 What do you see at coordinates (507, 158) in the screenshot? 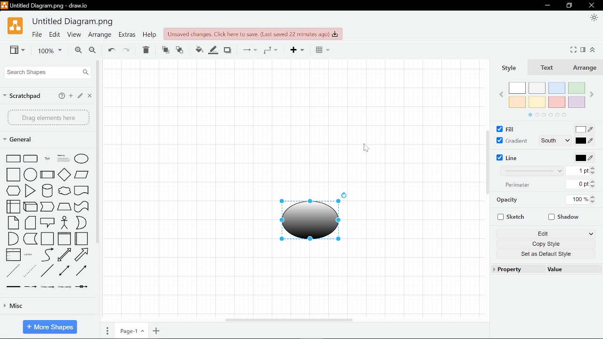
I see `Line` at bounding box center [507, 158].